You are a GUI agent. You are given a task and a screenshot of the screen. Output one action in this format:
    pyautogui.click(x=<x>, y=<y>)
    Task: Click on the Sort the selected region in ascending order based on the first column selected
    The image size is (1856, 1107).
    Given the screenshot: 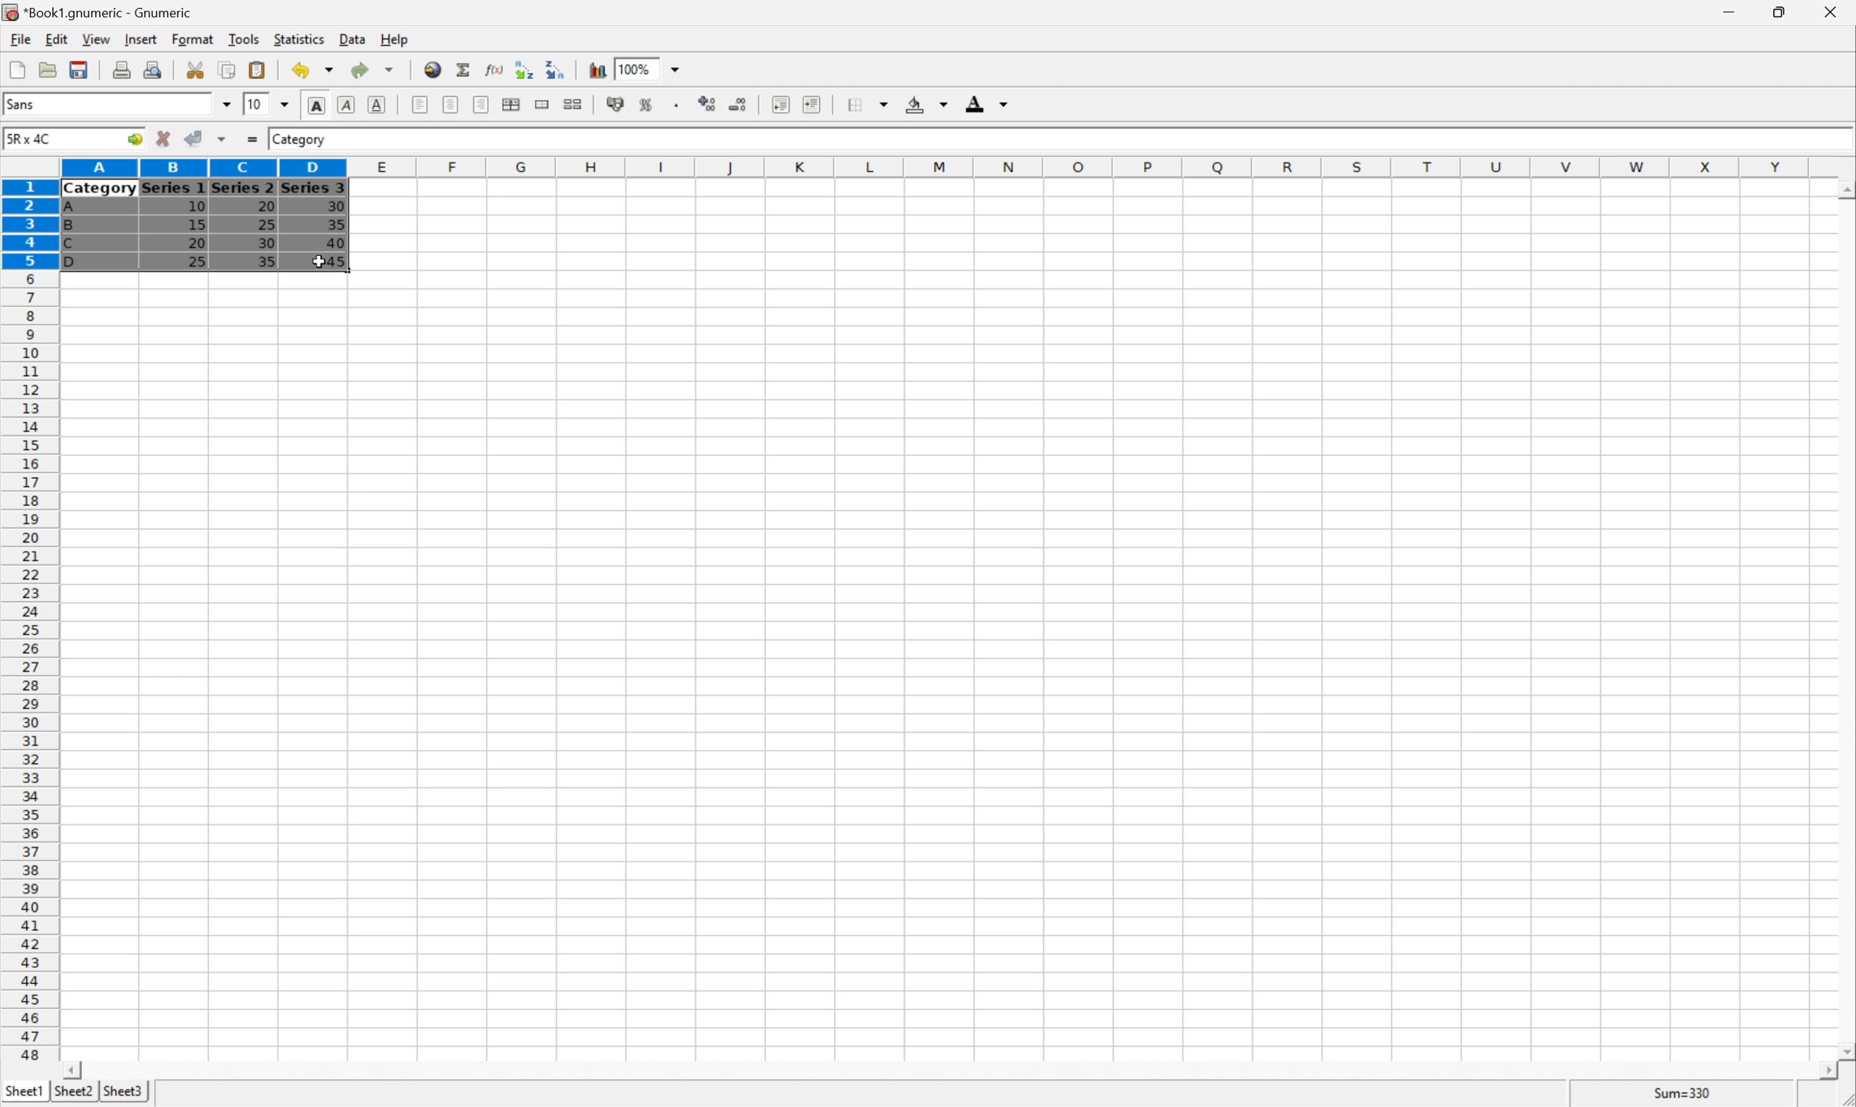 What is the action you would take?
    pyautogui.click(x=523, y=69)
    